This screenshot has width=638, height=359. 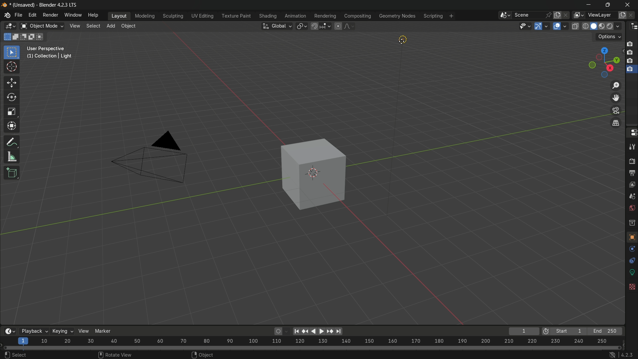 I want to click on scale, so click(x=316, y=341).